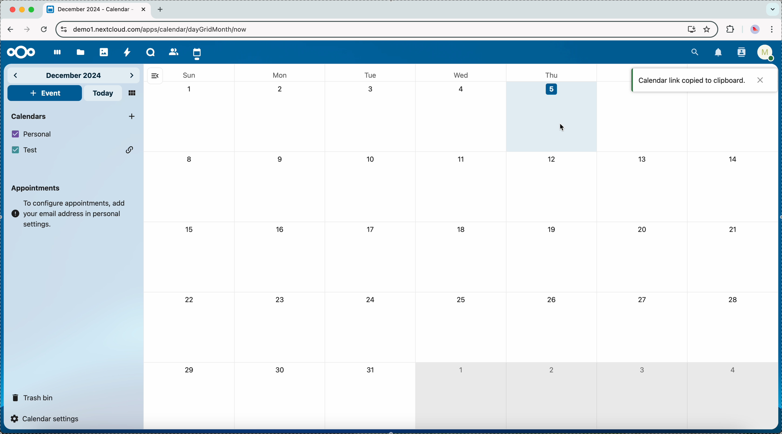 This screenshot has height=434, width=782. I want to click on Talk, so click(151, 52).